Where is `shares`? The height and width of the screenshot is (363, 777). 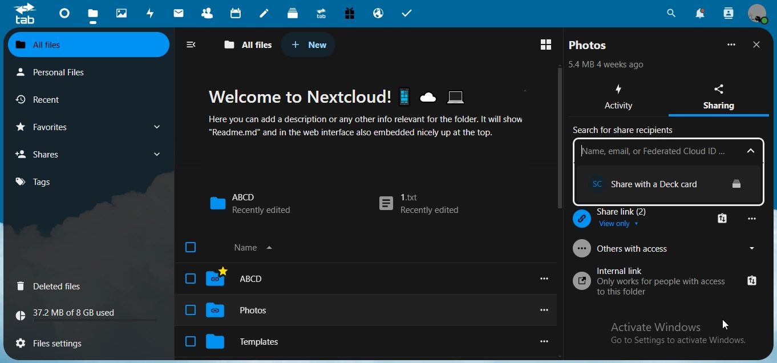
shares is located at coordinates (54, 154).